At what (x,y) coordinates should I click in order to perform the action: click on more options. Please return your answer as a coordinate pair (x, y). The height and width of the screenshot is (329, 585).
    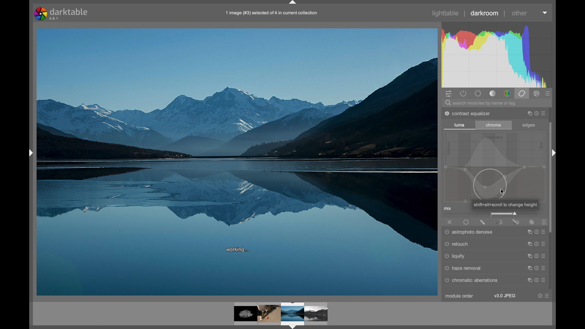
    Looking at the image, I should click on (535, 244).